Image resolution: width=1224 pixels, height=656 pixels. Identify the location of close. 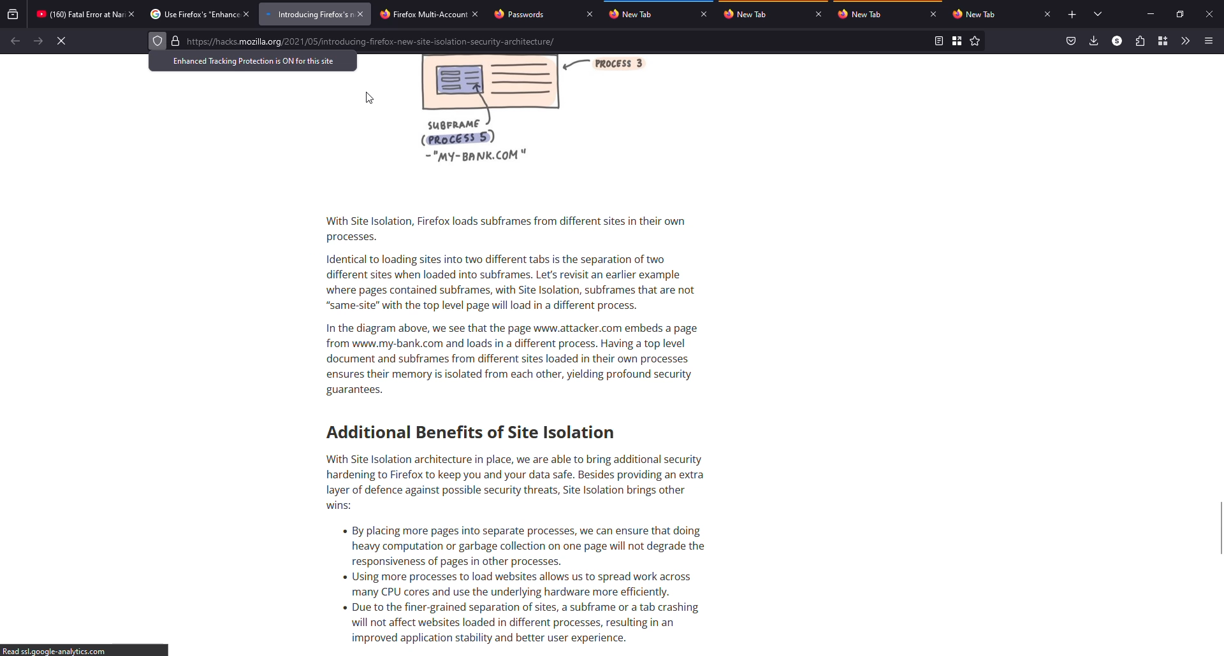
(248, 13).